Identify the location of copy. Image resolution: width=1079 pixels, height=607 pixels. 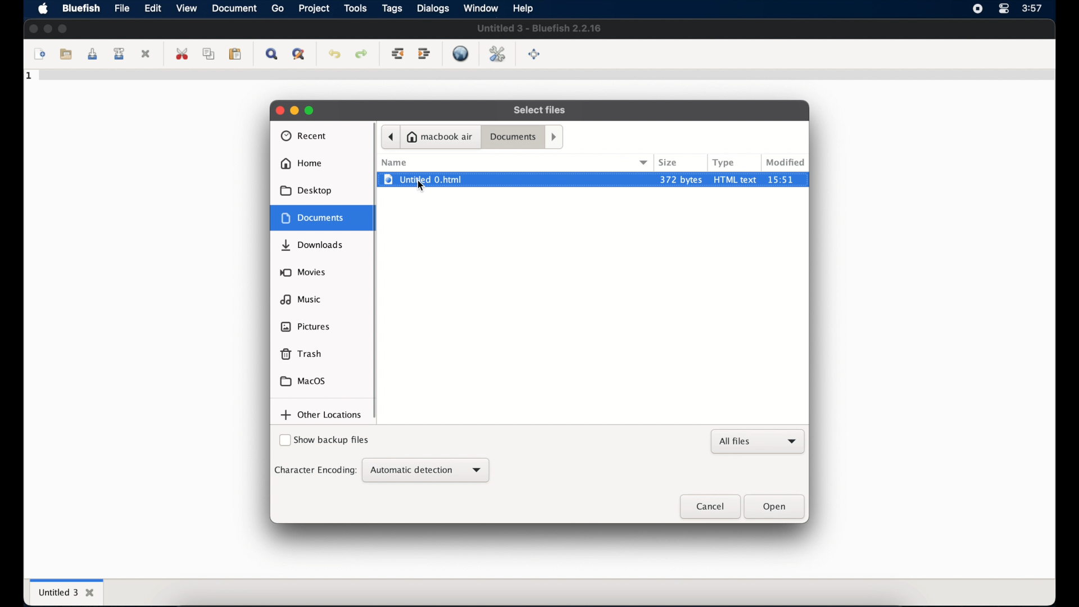
(208, 55).